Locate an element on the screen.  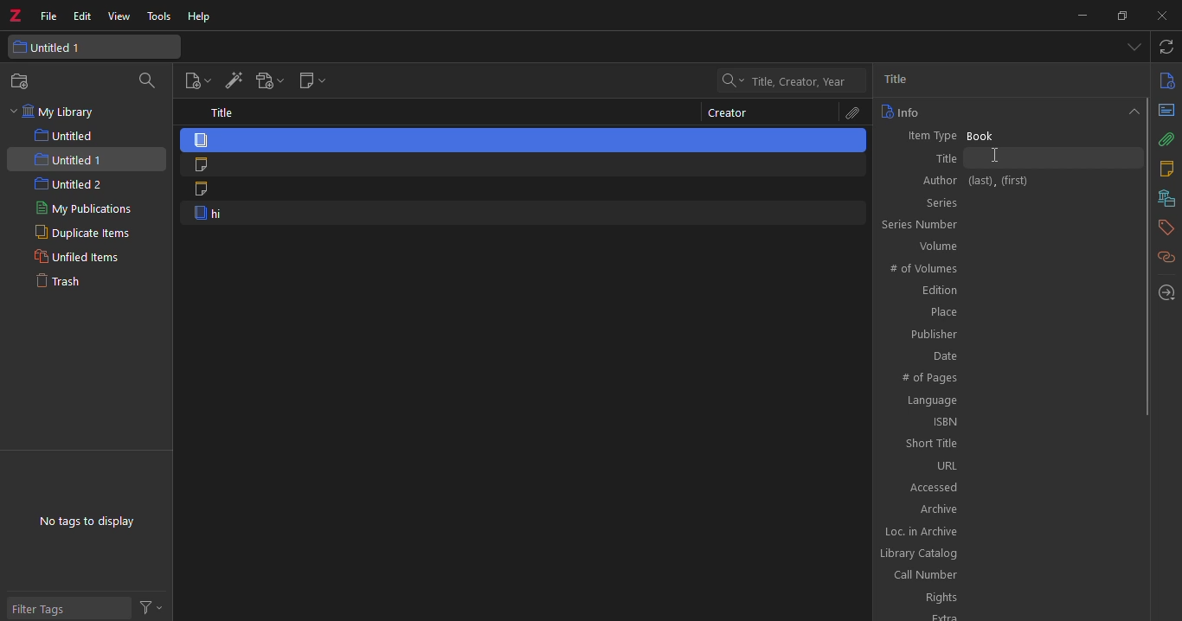
minimize is located at coordinates (1082, 15).